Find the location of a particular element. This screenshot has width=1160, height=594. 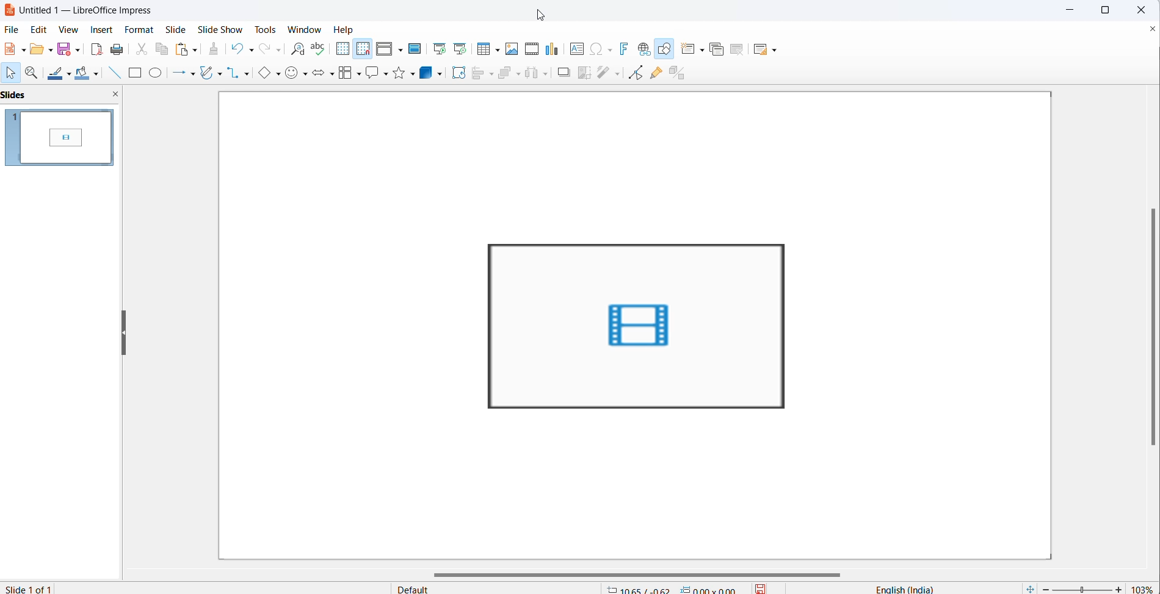

selection markup is located at coordinates (636, 240).